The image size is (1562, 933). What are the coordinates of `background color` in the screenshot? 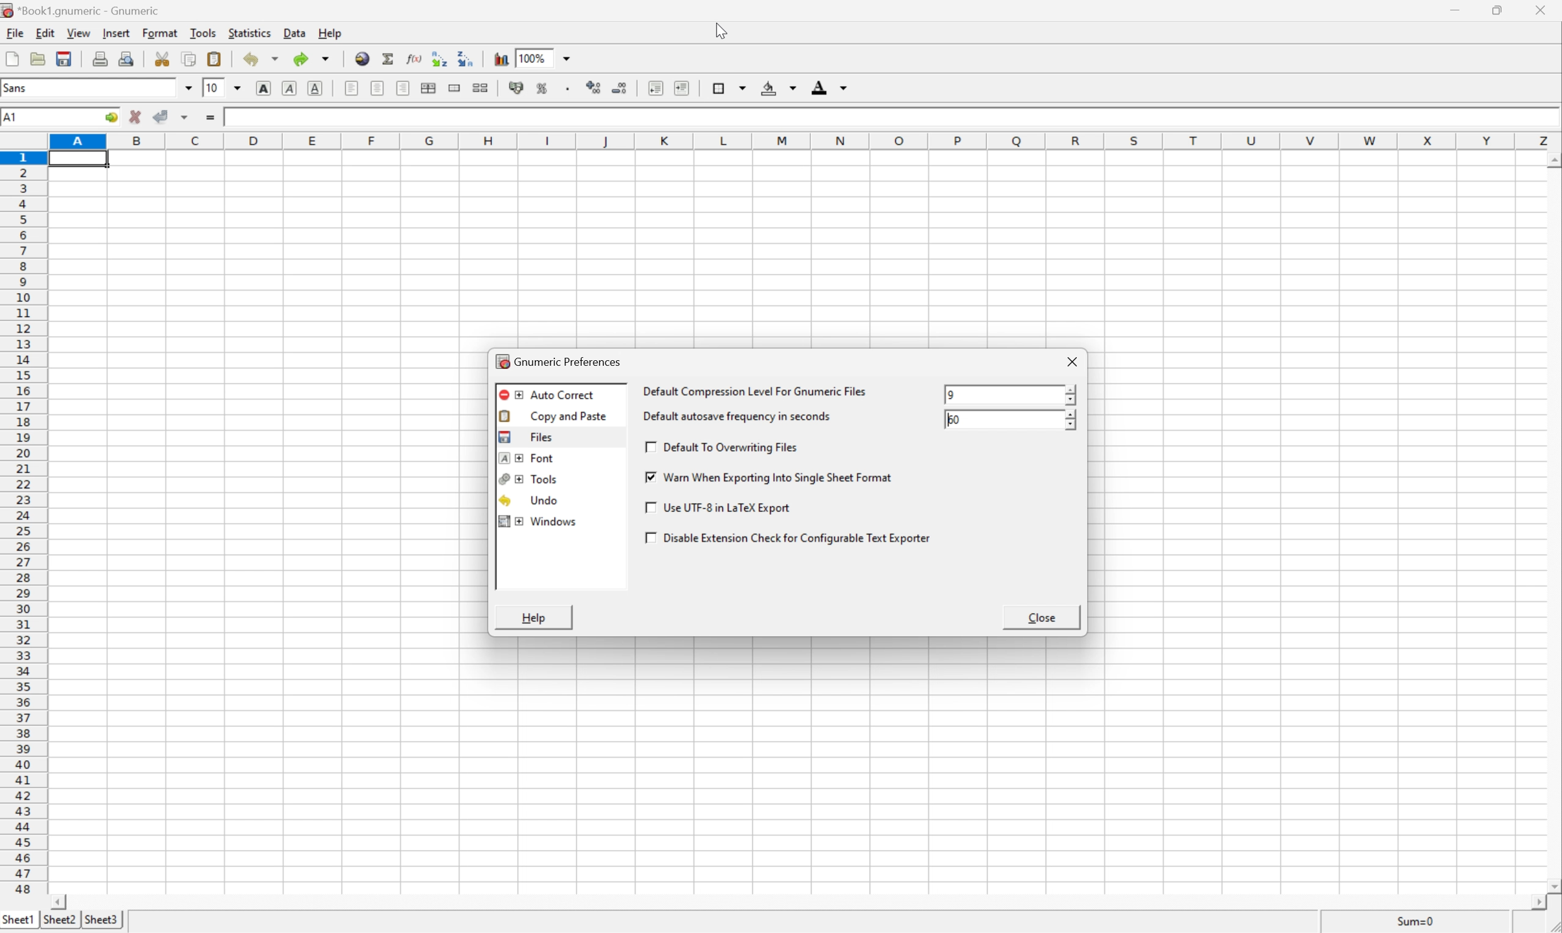 It's located at (781, 88).